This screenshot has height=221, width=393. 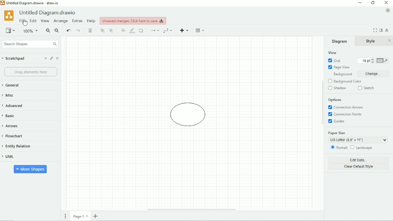 I want to click on Flowchart, so click(x=14, y=136).